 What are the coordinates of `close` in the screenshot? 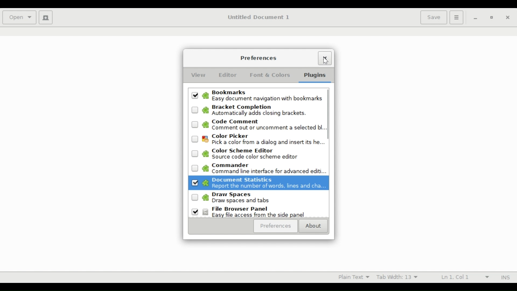 It's located at (508, 18).